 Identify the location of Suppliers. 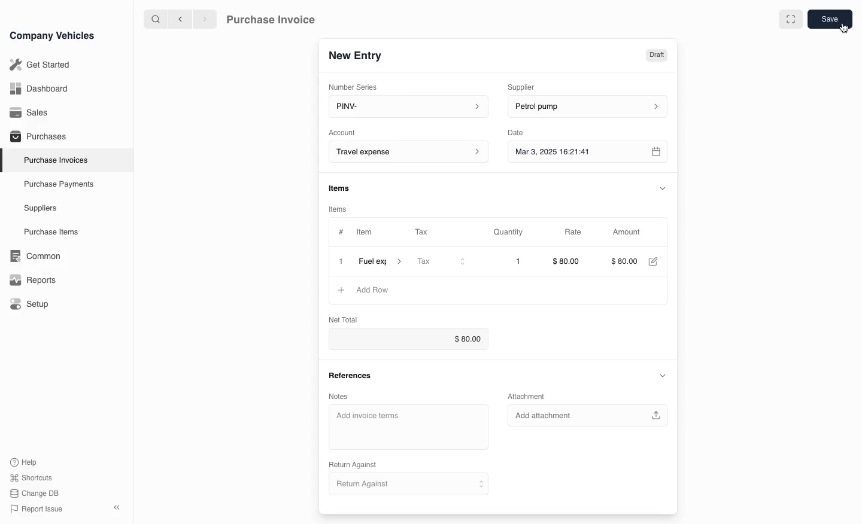
(40, 209).